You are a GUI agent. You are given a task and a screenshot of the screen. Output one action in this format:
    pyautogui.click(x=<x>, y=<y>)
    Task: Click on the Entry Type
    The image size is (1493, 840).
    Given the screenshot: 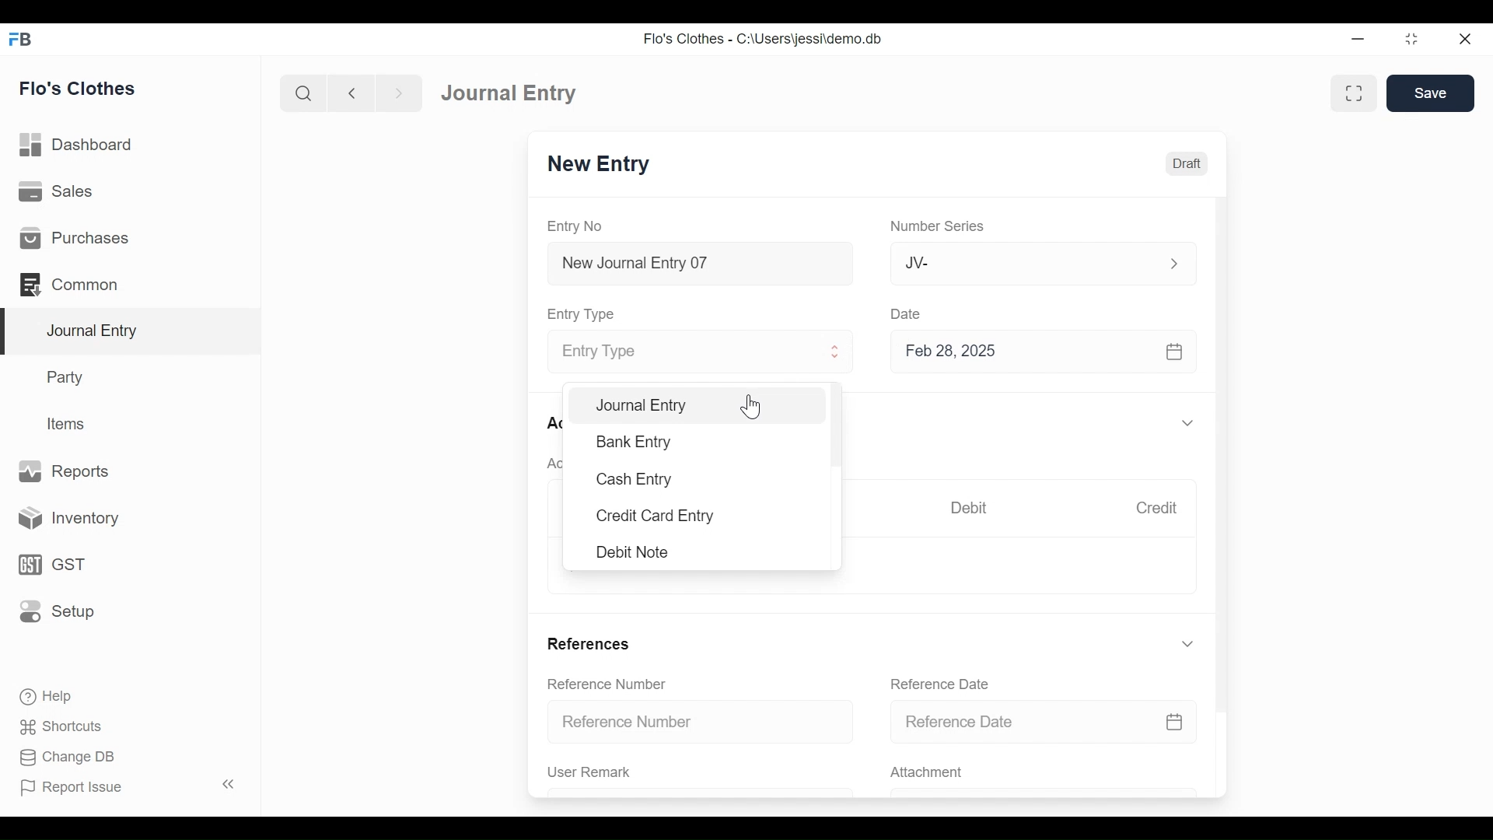 What is the action you would take?
    pyautogui.click(x=585, y=314)
    